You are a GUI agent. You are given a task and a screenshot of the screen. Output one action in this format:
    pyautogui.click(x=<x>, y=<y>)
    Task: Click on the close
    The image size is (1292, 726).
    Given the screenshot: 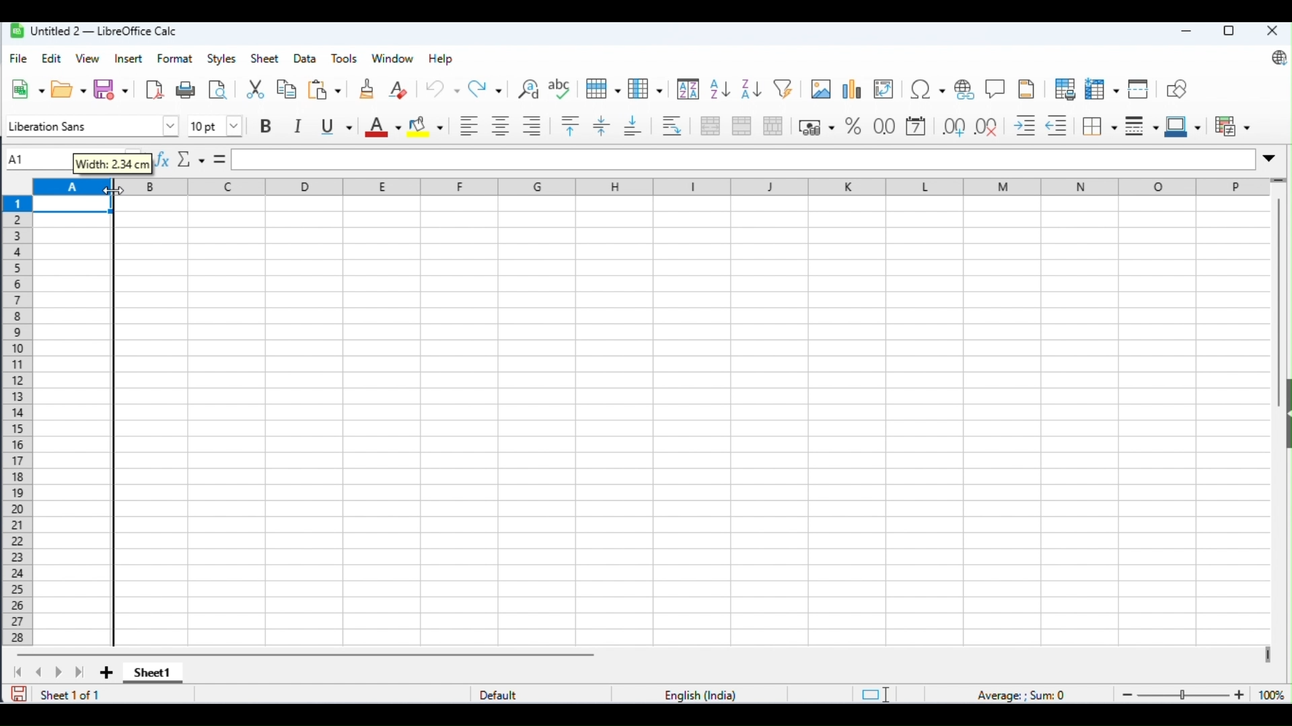 What is the action you would take?
    pyautogui.click(x=1271, y=31)
    